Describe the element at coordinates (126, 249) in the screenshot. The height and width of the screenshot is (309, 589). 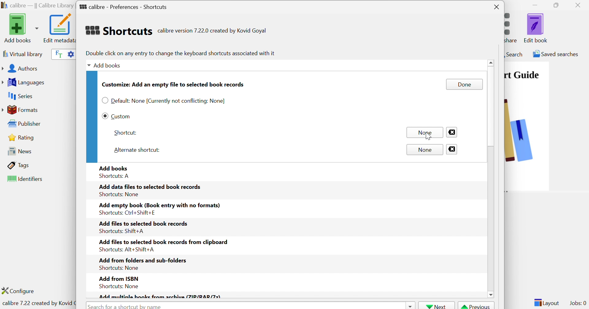
I see `Shortcuts: Alt+Shift+A` at that location.